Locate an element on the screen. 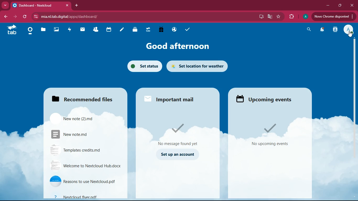 This screenshot has width=358, height=201. good afternoon is located at coordinates (186, 47).